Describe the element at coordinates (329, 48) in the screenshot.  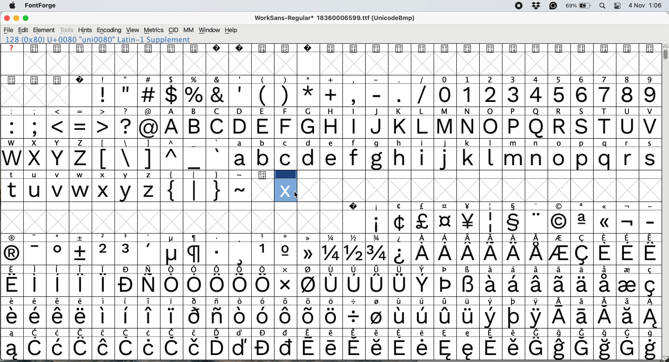
I see `text` at that location.